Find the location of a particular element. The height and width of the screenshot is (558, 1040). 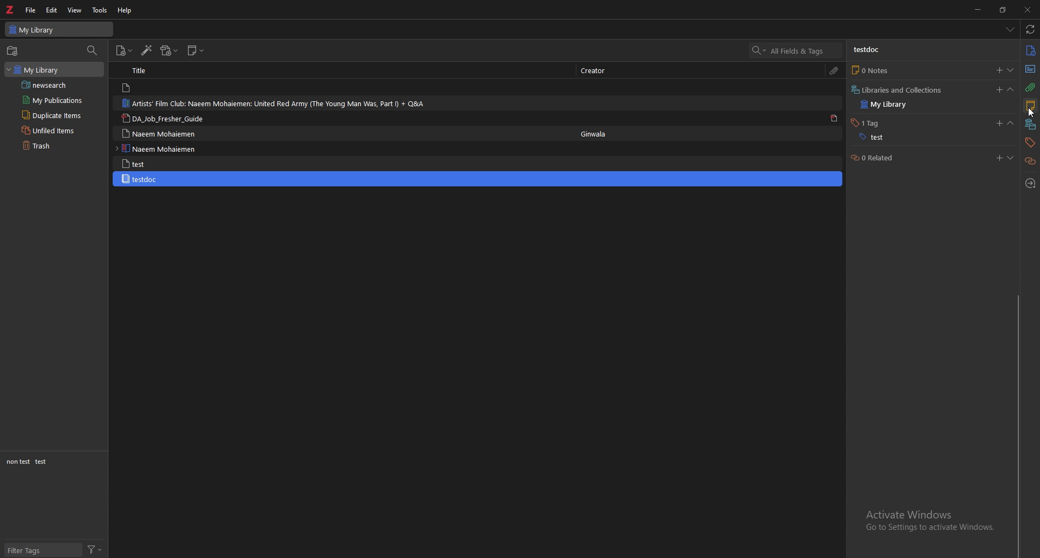

testdoc is located at coordinates (870, 50).